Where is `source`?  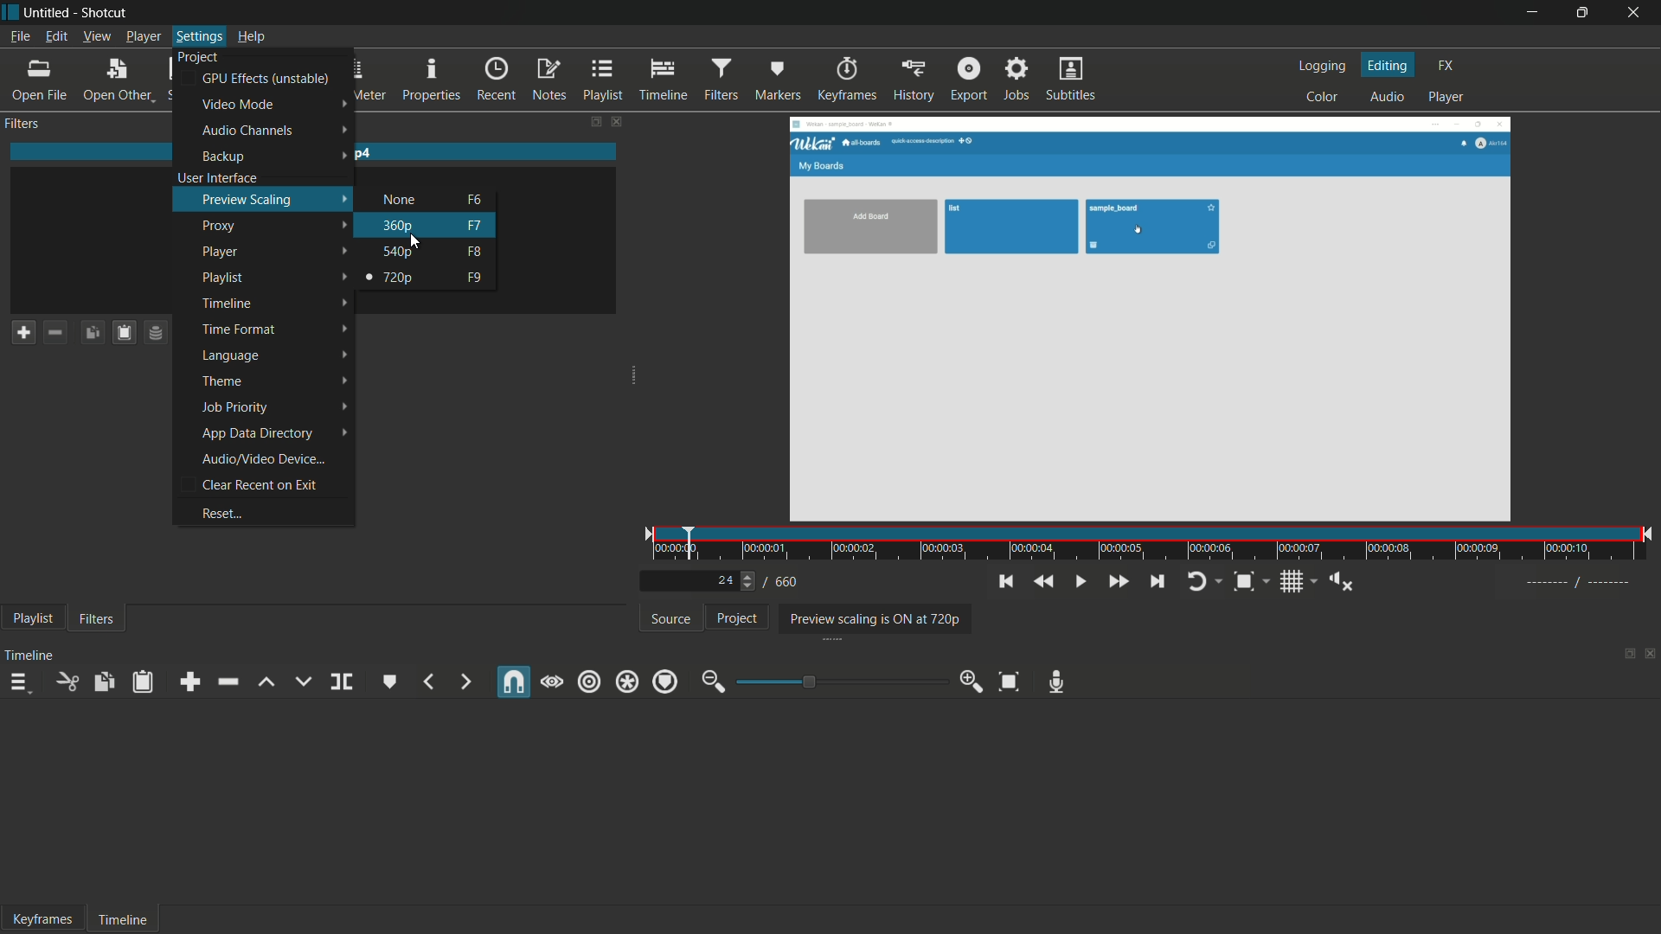 source is located at coordinates (670, 618).